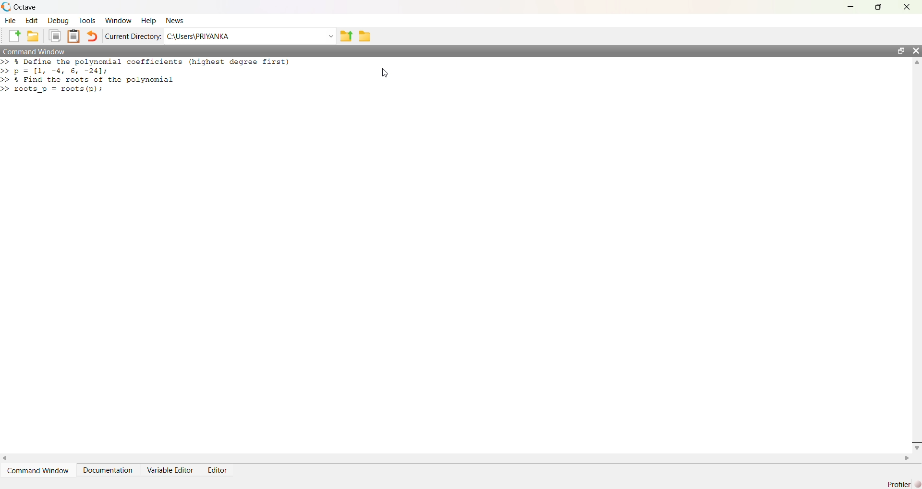 The height and width of the screenshot is (489, 922). Describe the element at coordinates (9, 22) in the screenshot. I see `File` at that location.